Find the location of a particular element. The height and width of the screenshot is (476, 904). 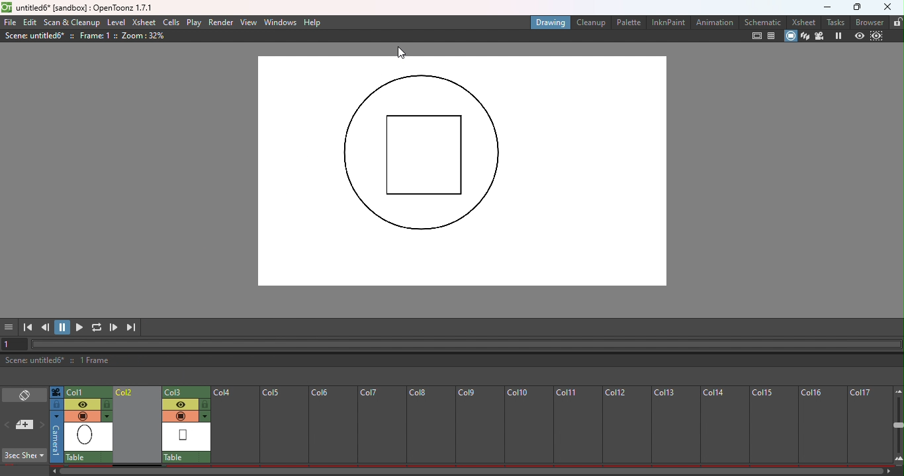

Next memo is located at coordinates (42, 425).